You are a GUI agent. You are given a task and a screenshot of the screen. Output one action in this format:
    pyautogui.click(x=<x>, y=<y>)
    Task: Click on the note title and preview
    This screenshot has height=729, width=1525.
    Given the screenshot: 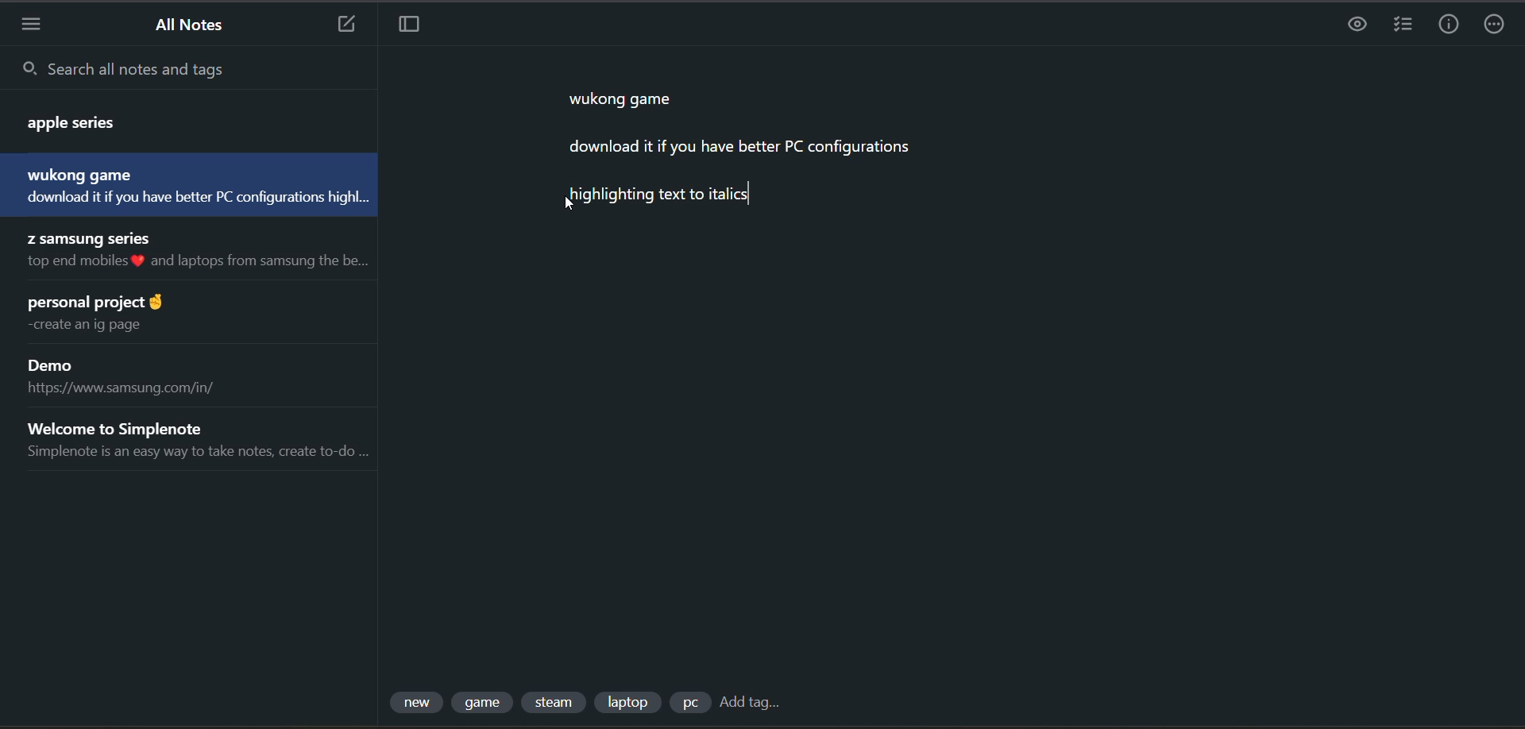 What is the action you would take?
    pyautogui.click(x=175, y=118)
    